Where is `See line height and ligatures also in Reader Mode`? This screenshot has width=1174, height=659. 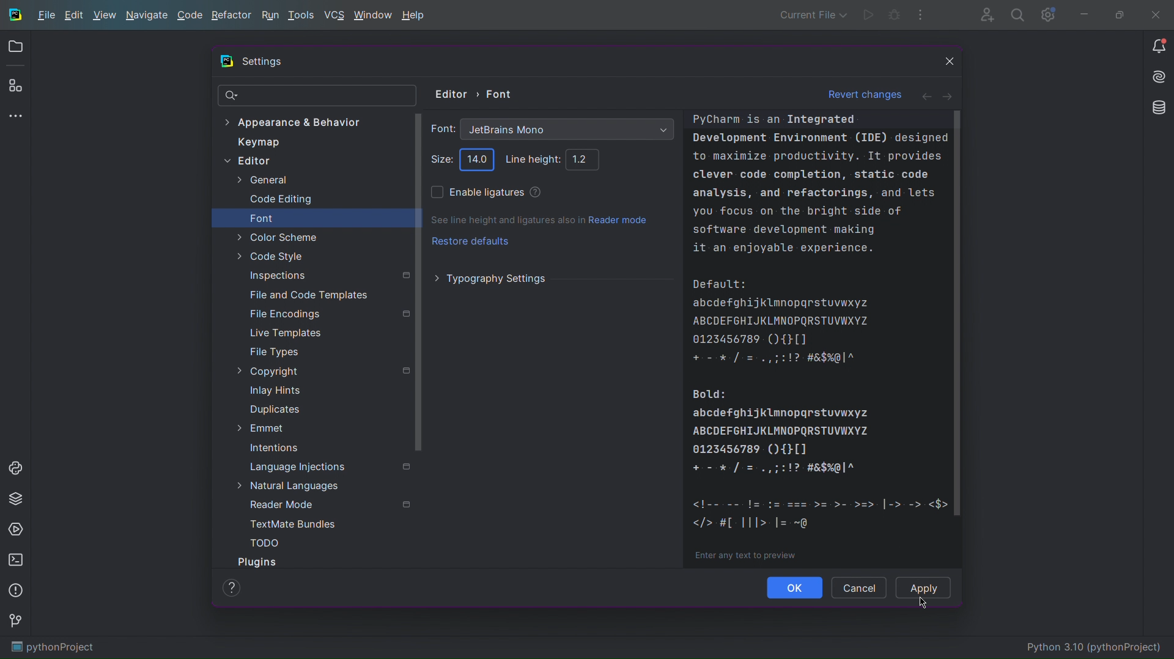 See line height and ligatures also in Reader Mode is located at coordinates (540, 221).